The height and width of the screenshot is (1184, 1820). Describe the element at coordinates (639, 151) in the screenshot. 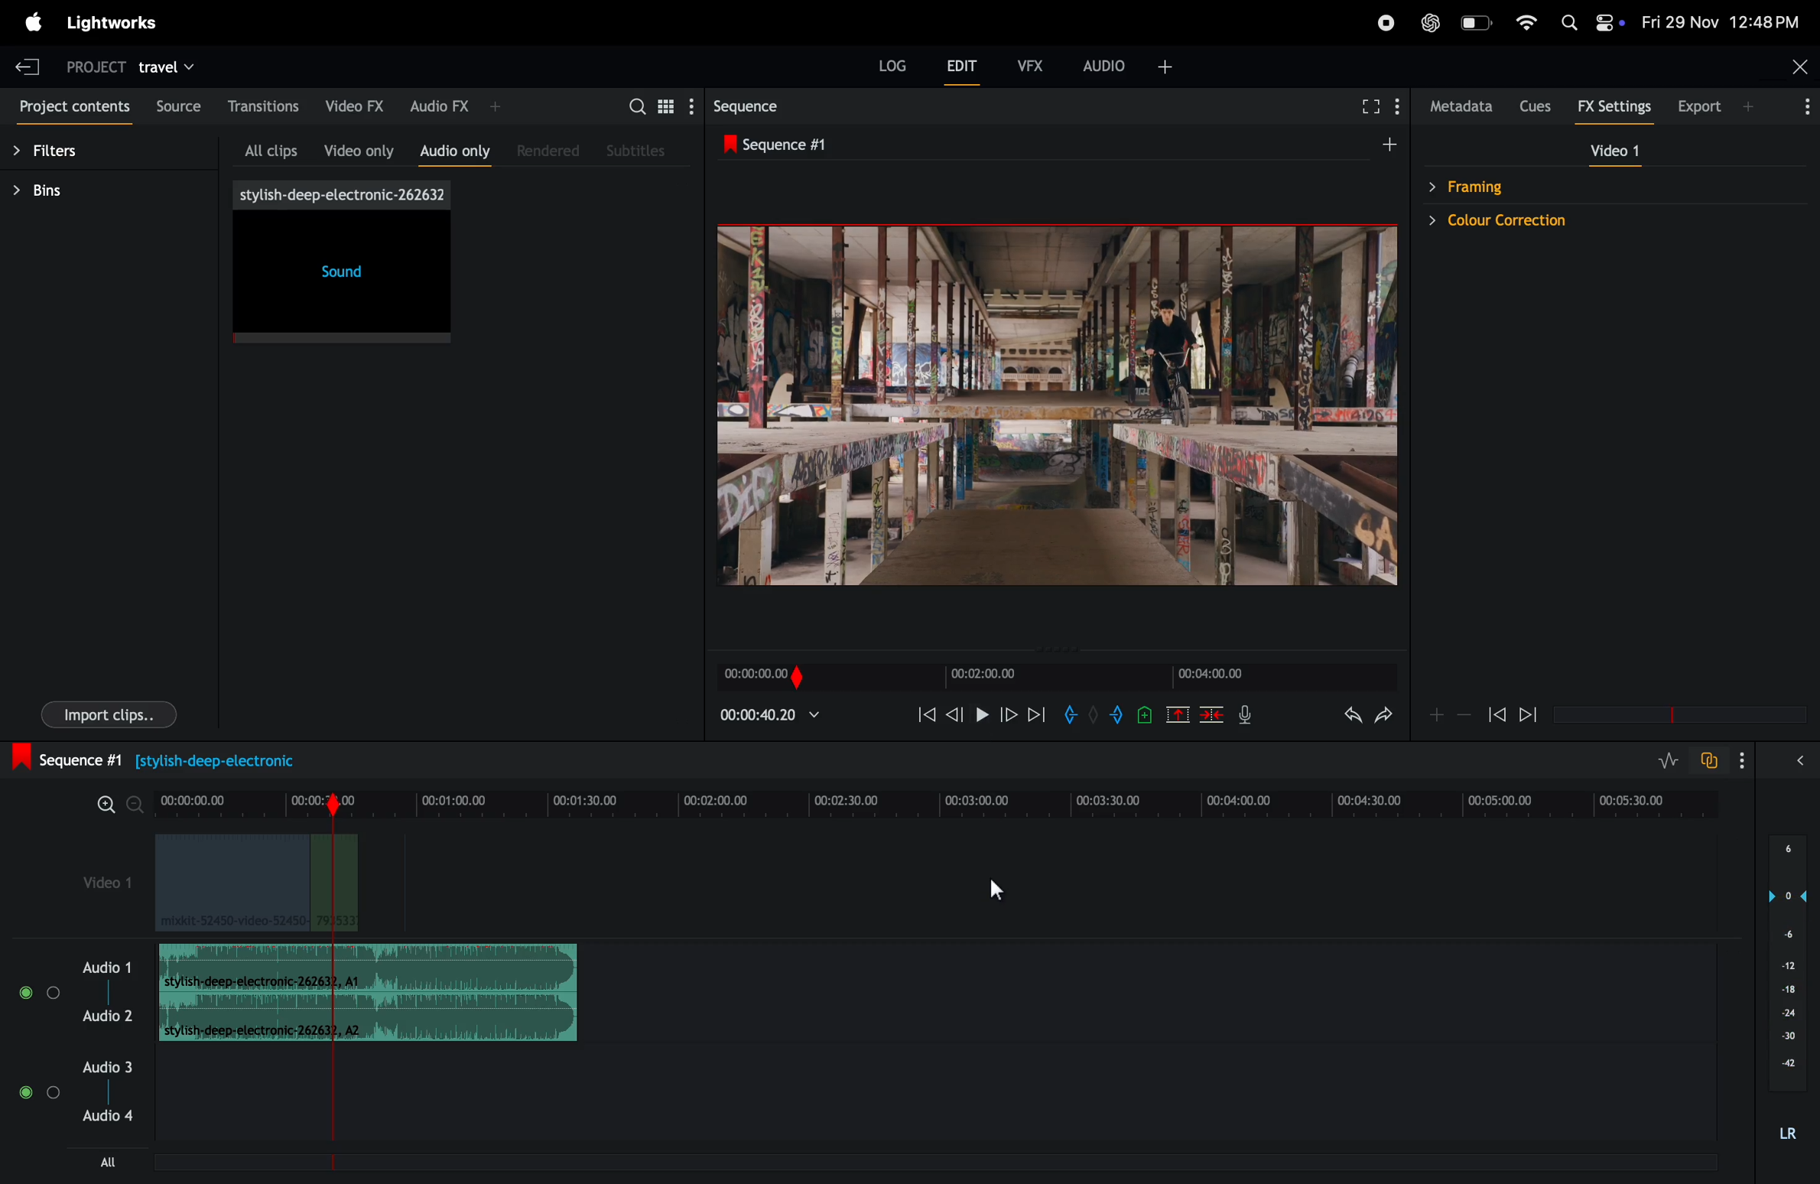

I see `subtitles` at that location.